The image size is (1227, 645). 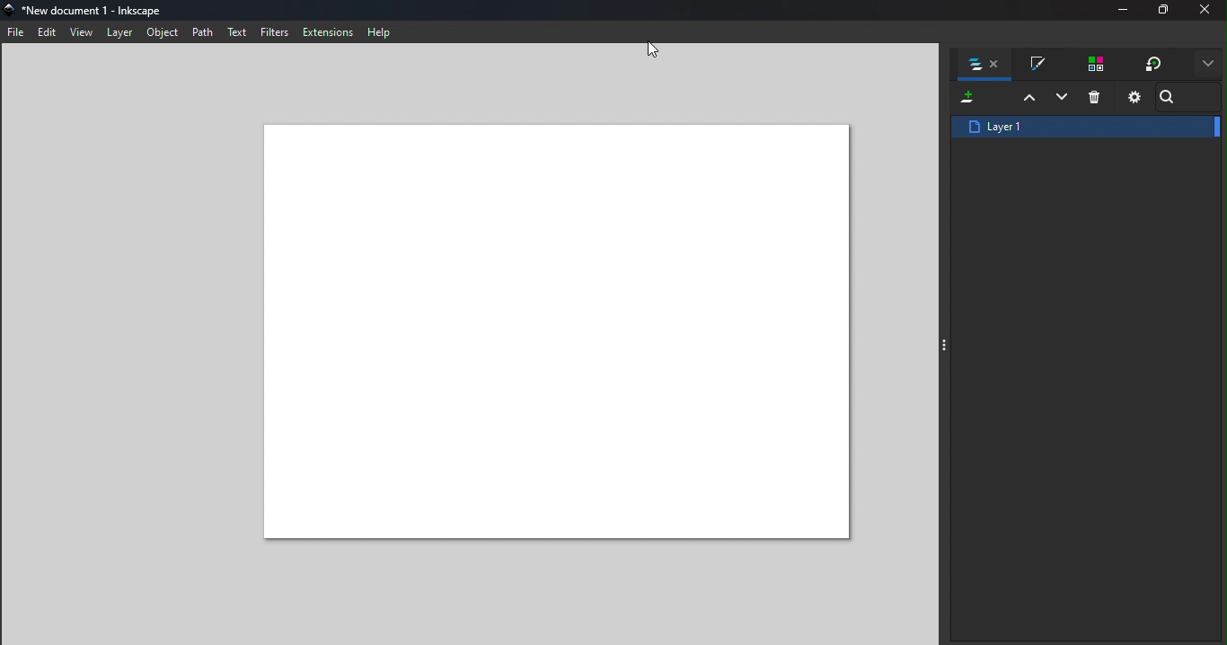 What do you see at coordinates (556, 335) in the screenshot?
I see `Canvas` at bounding box center [556, 335].